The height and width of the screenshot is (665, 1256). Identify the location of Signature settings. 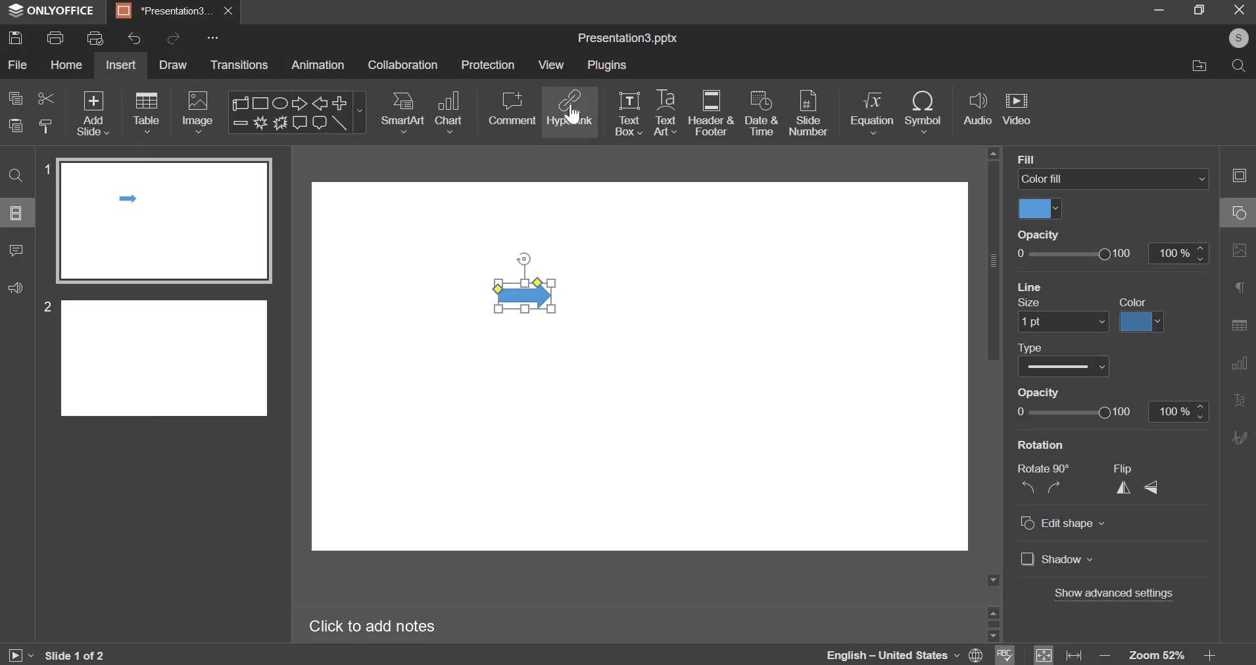
(1240, 436).